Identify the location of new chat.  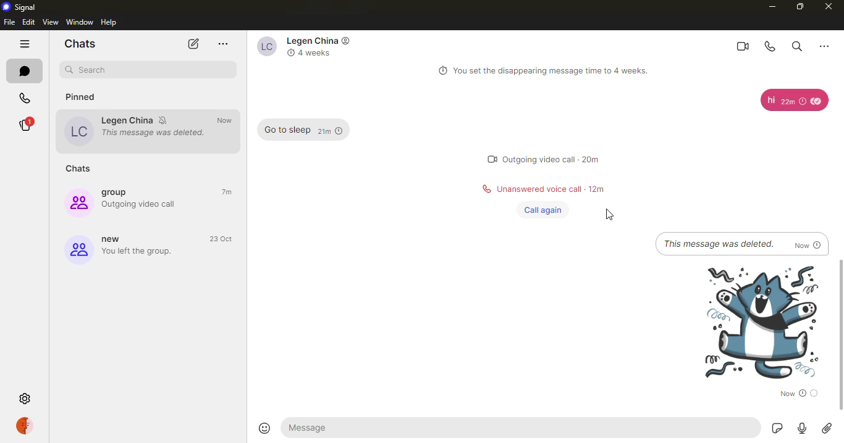
(194, 44).